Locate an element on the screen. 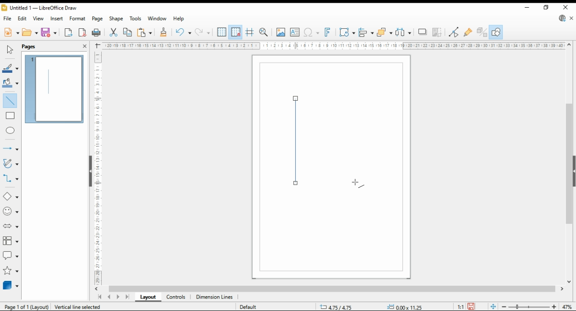  stars and banners is located at coordinates (10, 271).